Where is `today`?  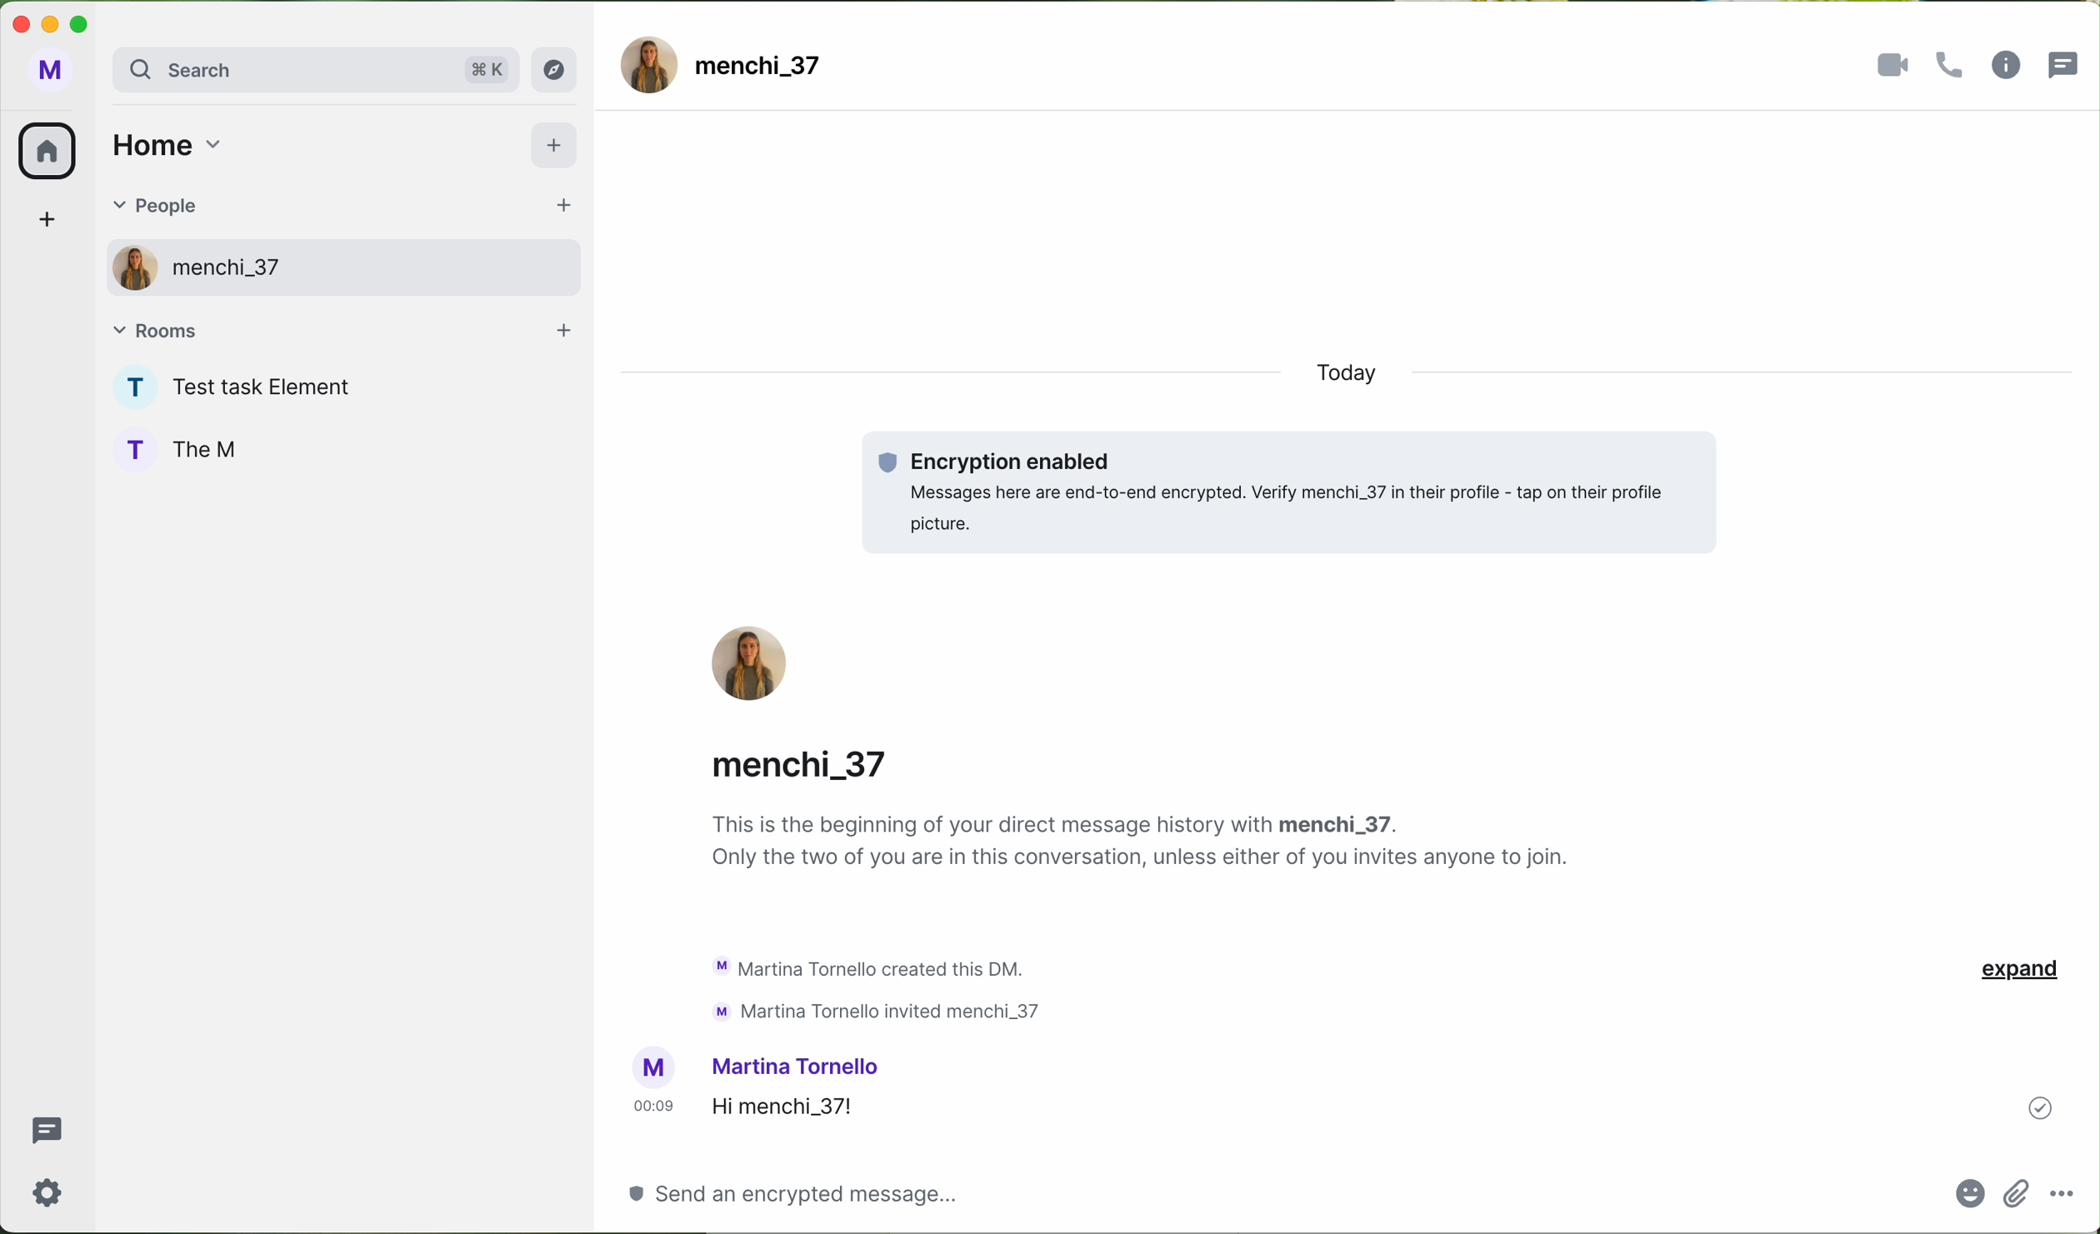
today is located at coordinates (1362, 377).